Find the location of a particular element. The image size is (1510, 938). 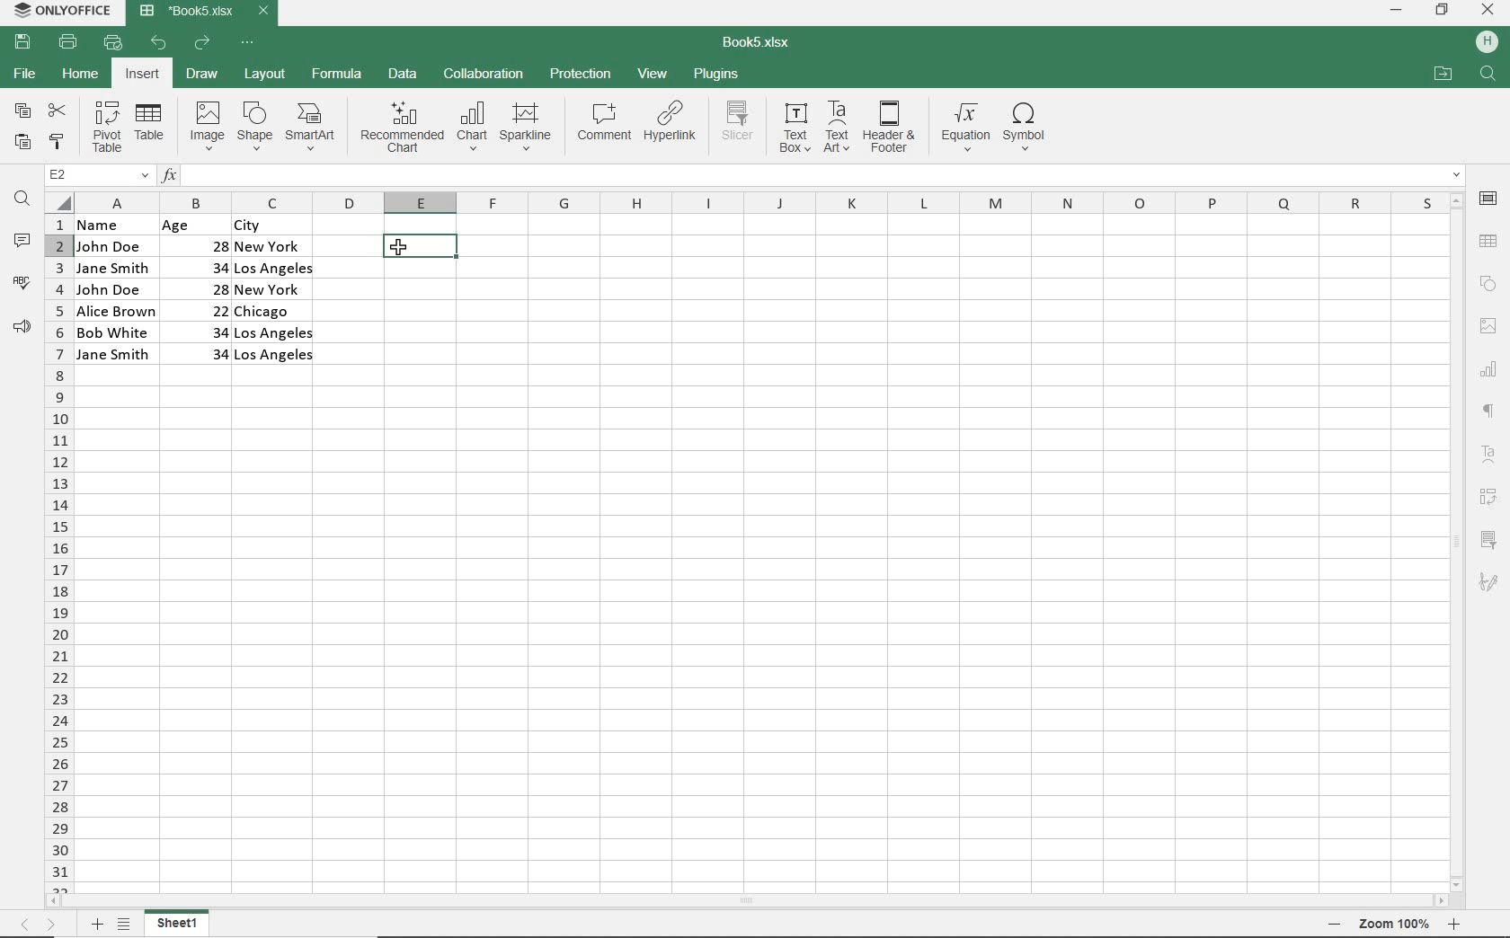

RECOMMENDED CHART is located at coordinates (401, 129).